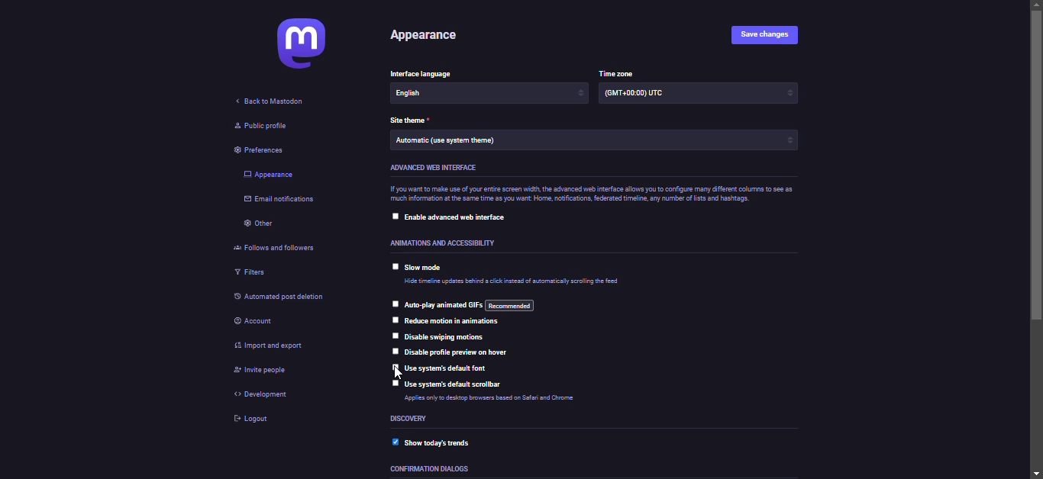  What do you see at coordinates (262, 394) in the screenshot?
I see `development` at bounding box center [262, 394].